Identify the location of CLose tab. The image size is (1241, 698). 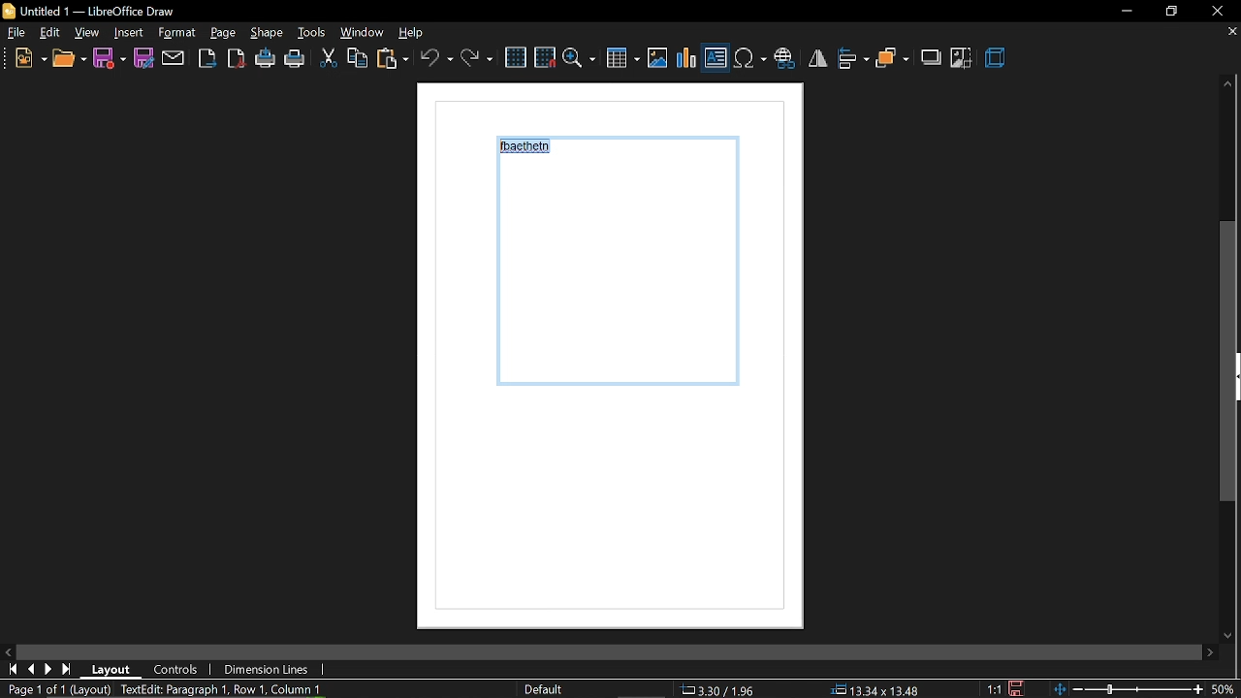
(1231, 32).